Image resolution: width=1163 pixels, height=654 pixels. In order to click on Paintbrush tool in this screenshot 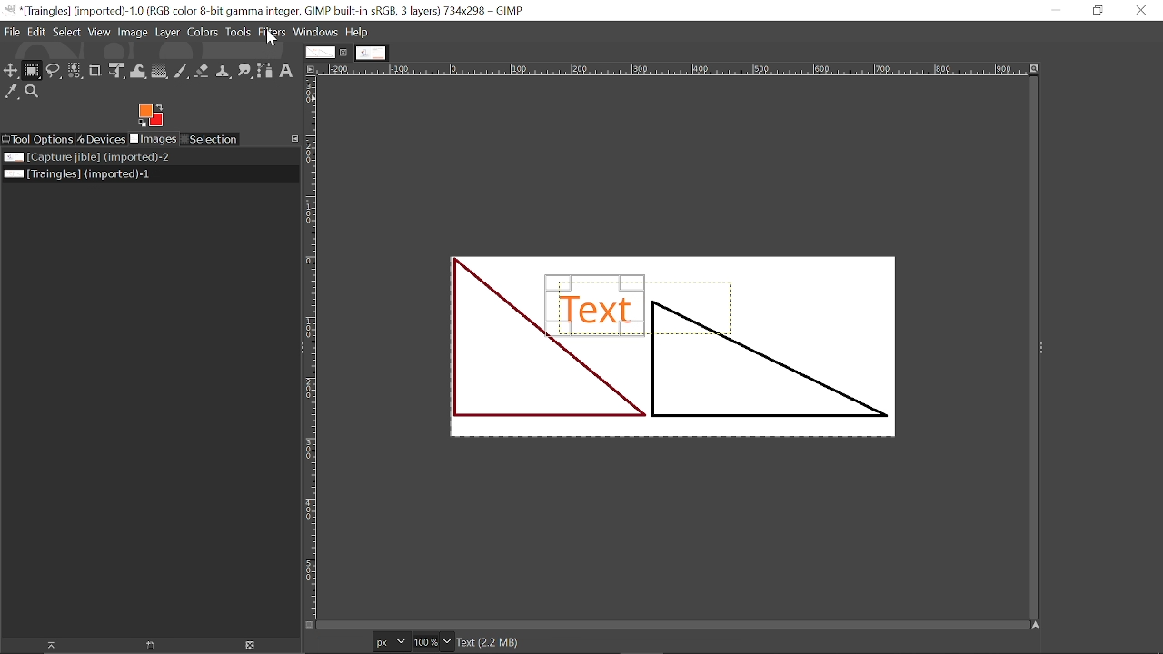, I will do `click(183, 72)`.